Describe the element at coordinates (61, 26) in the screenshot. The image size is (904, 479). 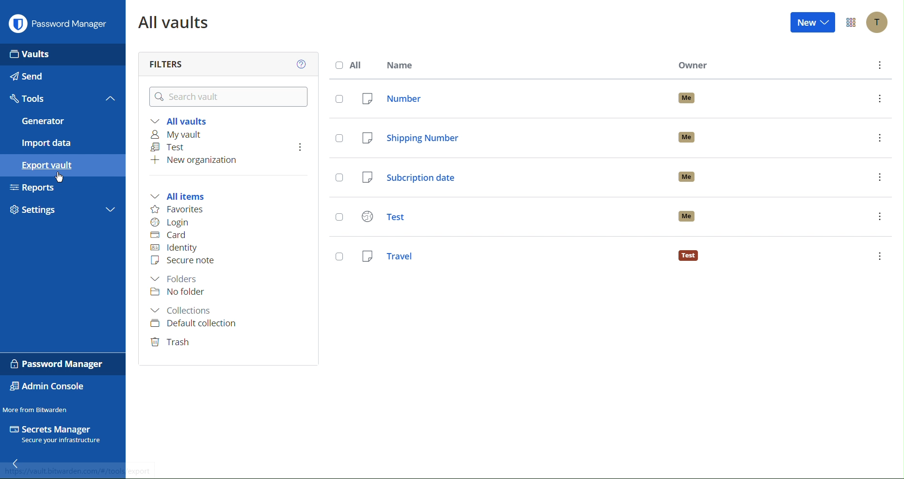
I see `Password Manager` at that location.